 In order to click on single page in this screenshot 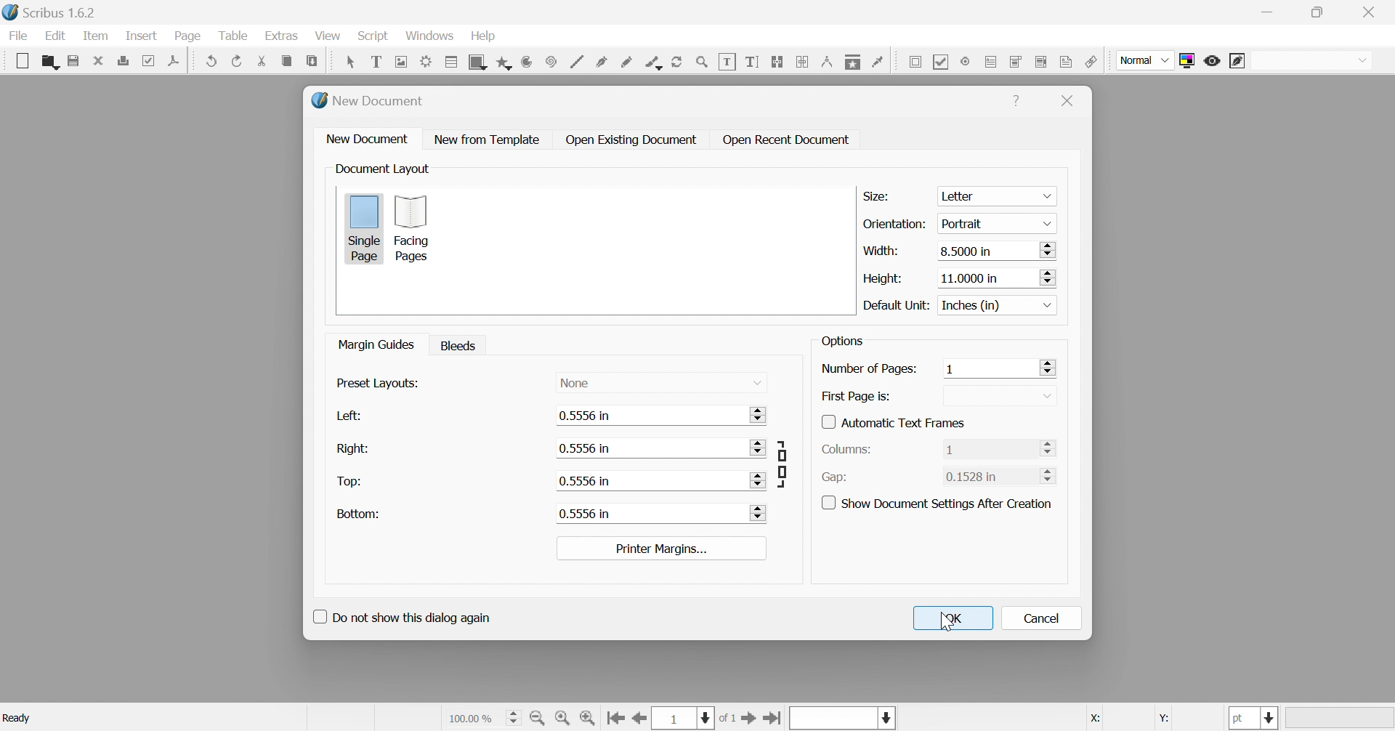, I will do `click(363, 227)`.